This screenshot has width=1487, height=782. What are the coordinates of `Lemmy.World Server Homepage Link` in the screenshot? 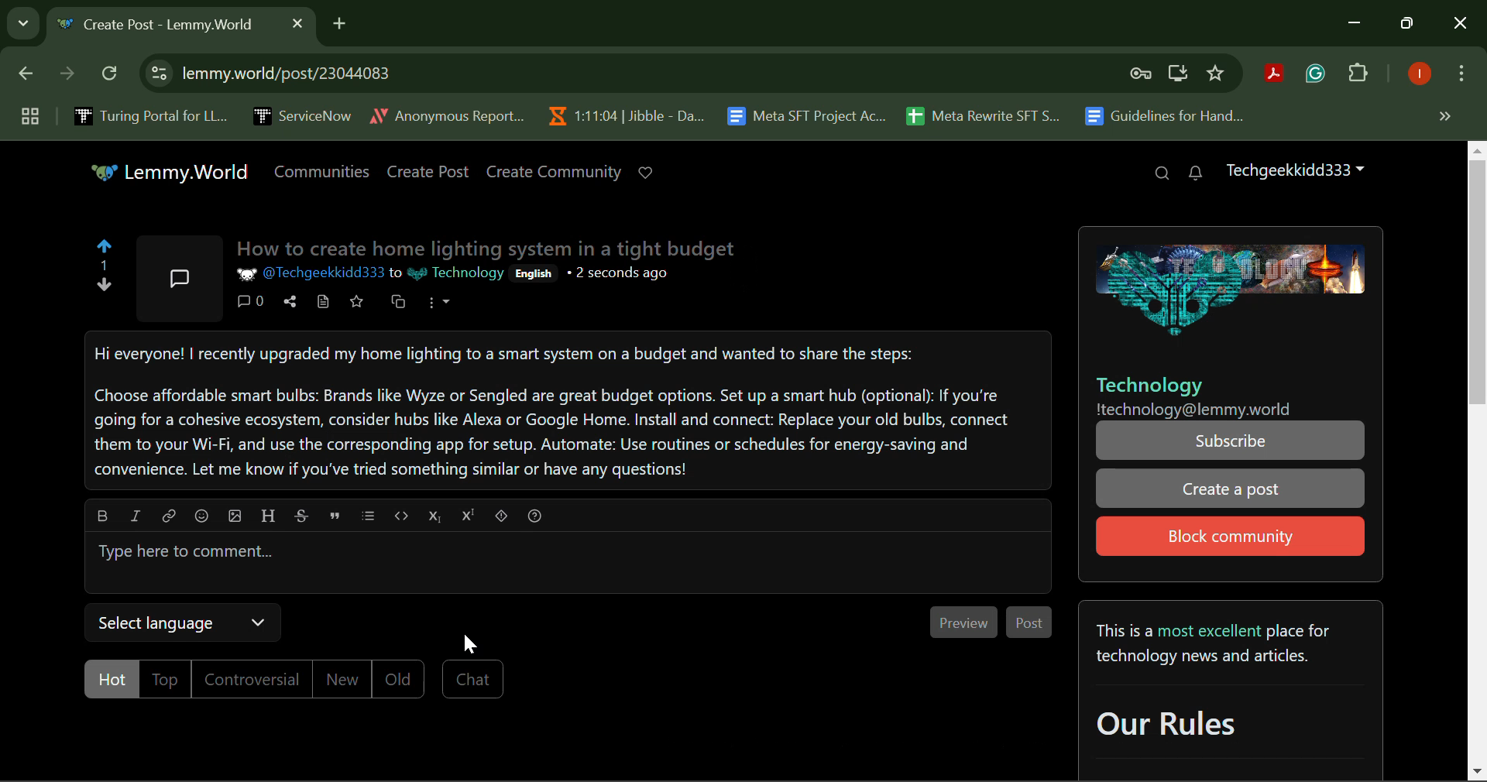 It's located at (171, 171).